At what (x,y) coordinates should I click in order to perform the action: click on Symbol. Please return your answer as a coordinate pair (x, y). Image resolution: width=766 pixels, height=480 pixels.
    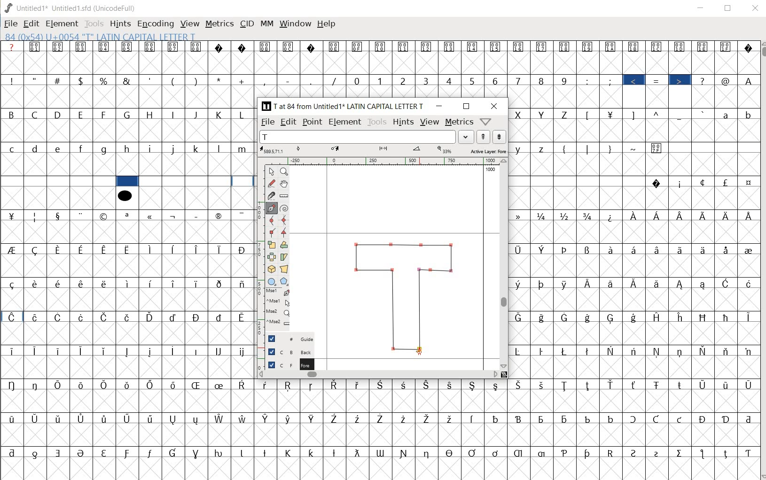
    Looking at the image, I should click on (313, 451).